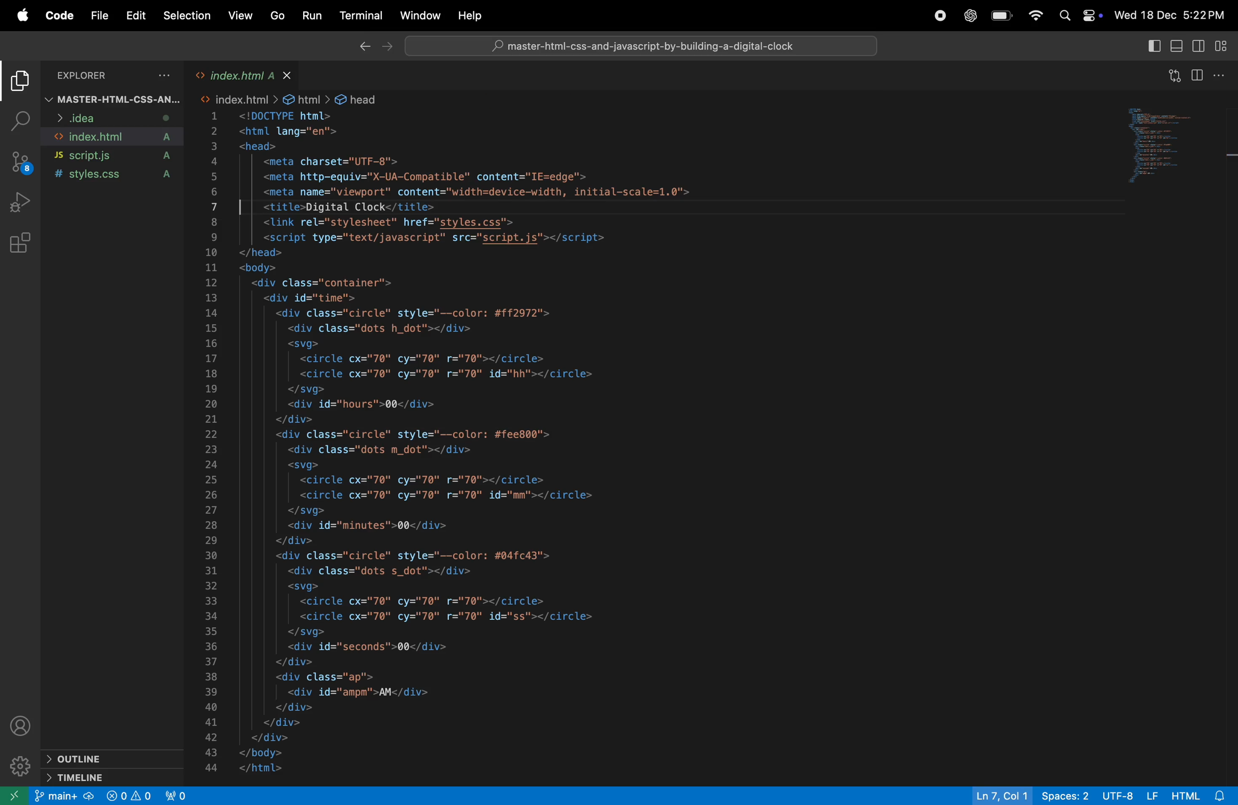 The width and height of the screenshot is (1238, 805). What do you see at coordinates (937, 18) in the screenshot?
I see `record` at bounding box center [937, 18].